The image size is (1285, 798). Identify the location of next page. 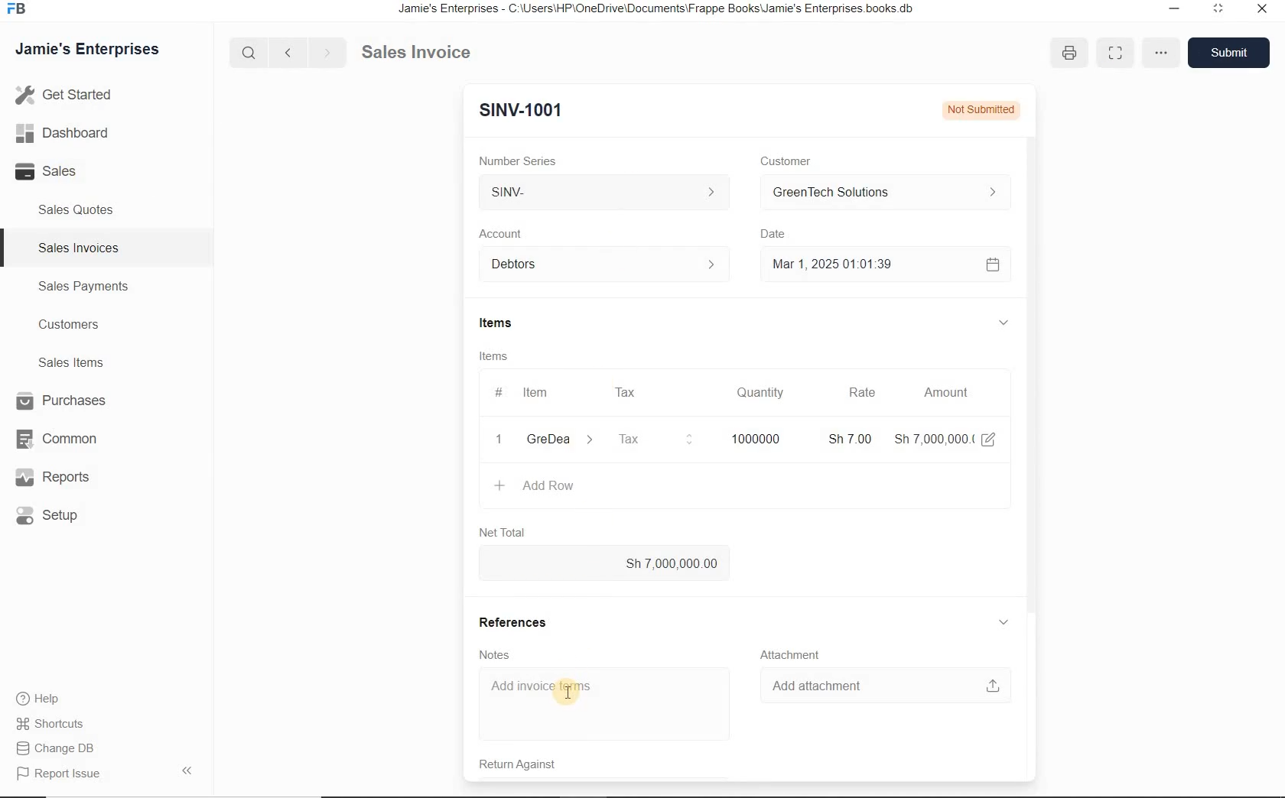
(324, 51).